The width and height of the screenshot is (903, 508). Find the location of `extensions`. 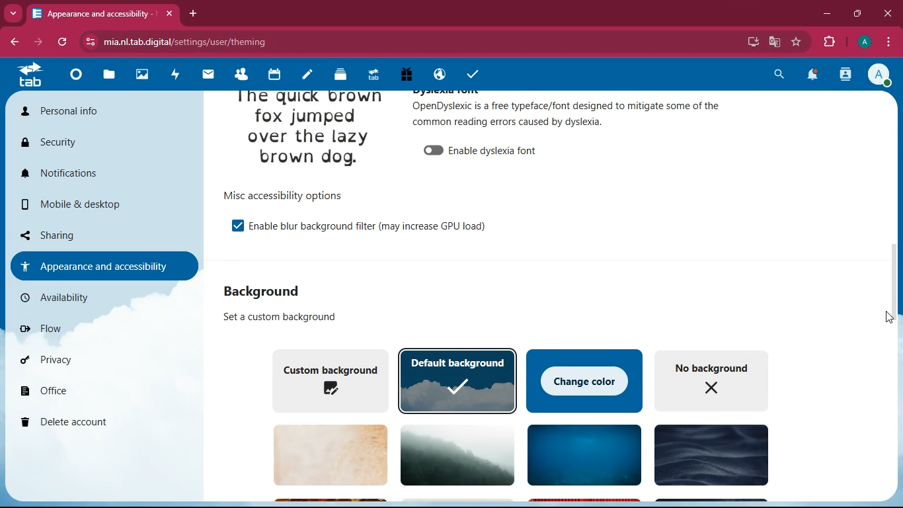

extensions is located at coordinates (830, 42).